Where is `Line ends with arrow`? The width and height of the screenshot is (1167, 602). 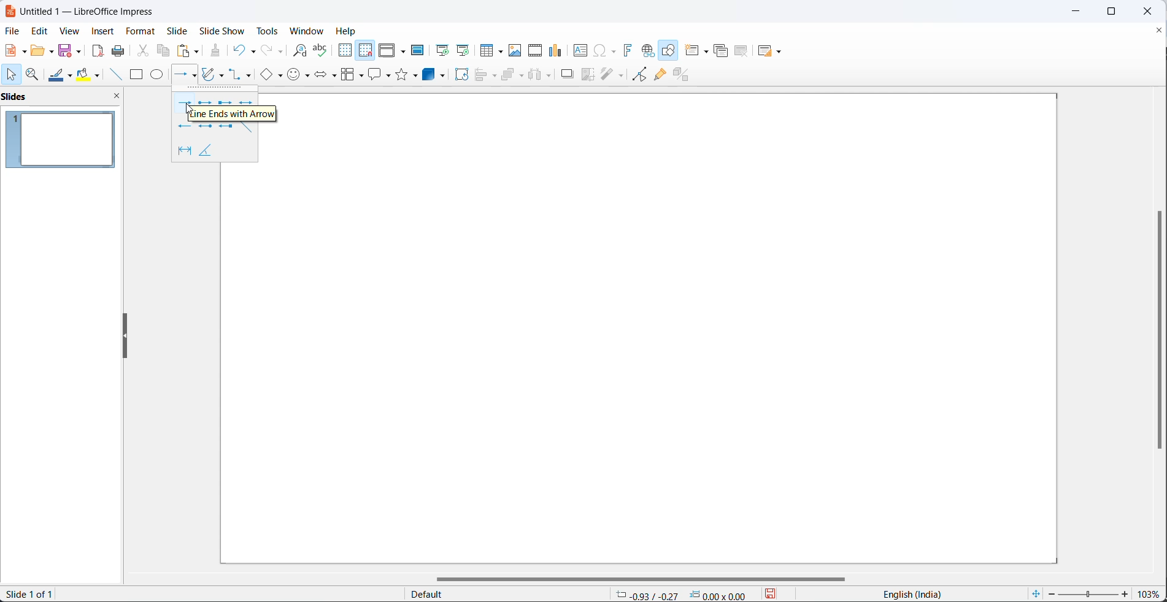 Line ends with arrow is located at coordinates (236, 114).